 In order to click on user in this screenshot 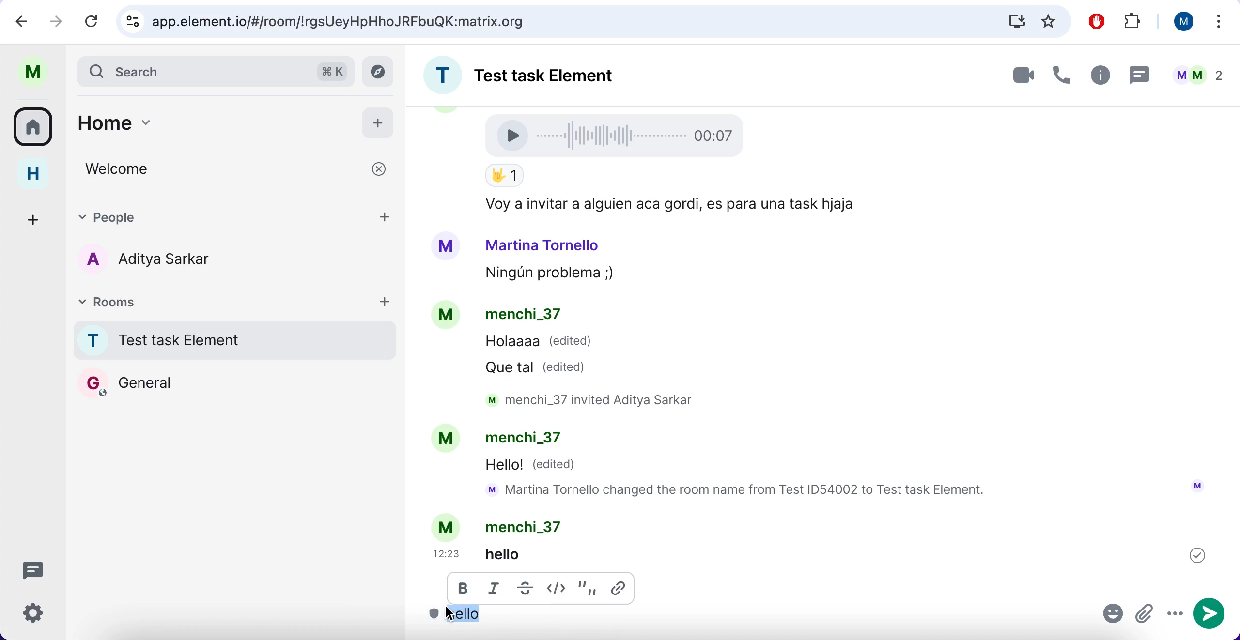, I will do `click(38, 72)`.